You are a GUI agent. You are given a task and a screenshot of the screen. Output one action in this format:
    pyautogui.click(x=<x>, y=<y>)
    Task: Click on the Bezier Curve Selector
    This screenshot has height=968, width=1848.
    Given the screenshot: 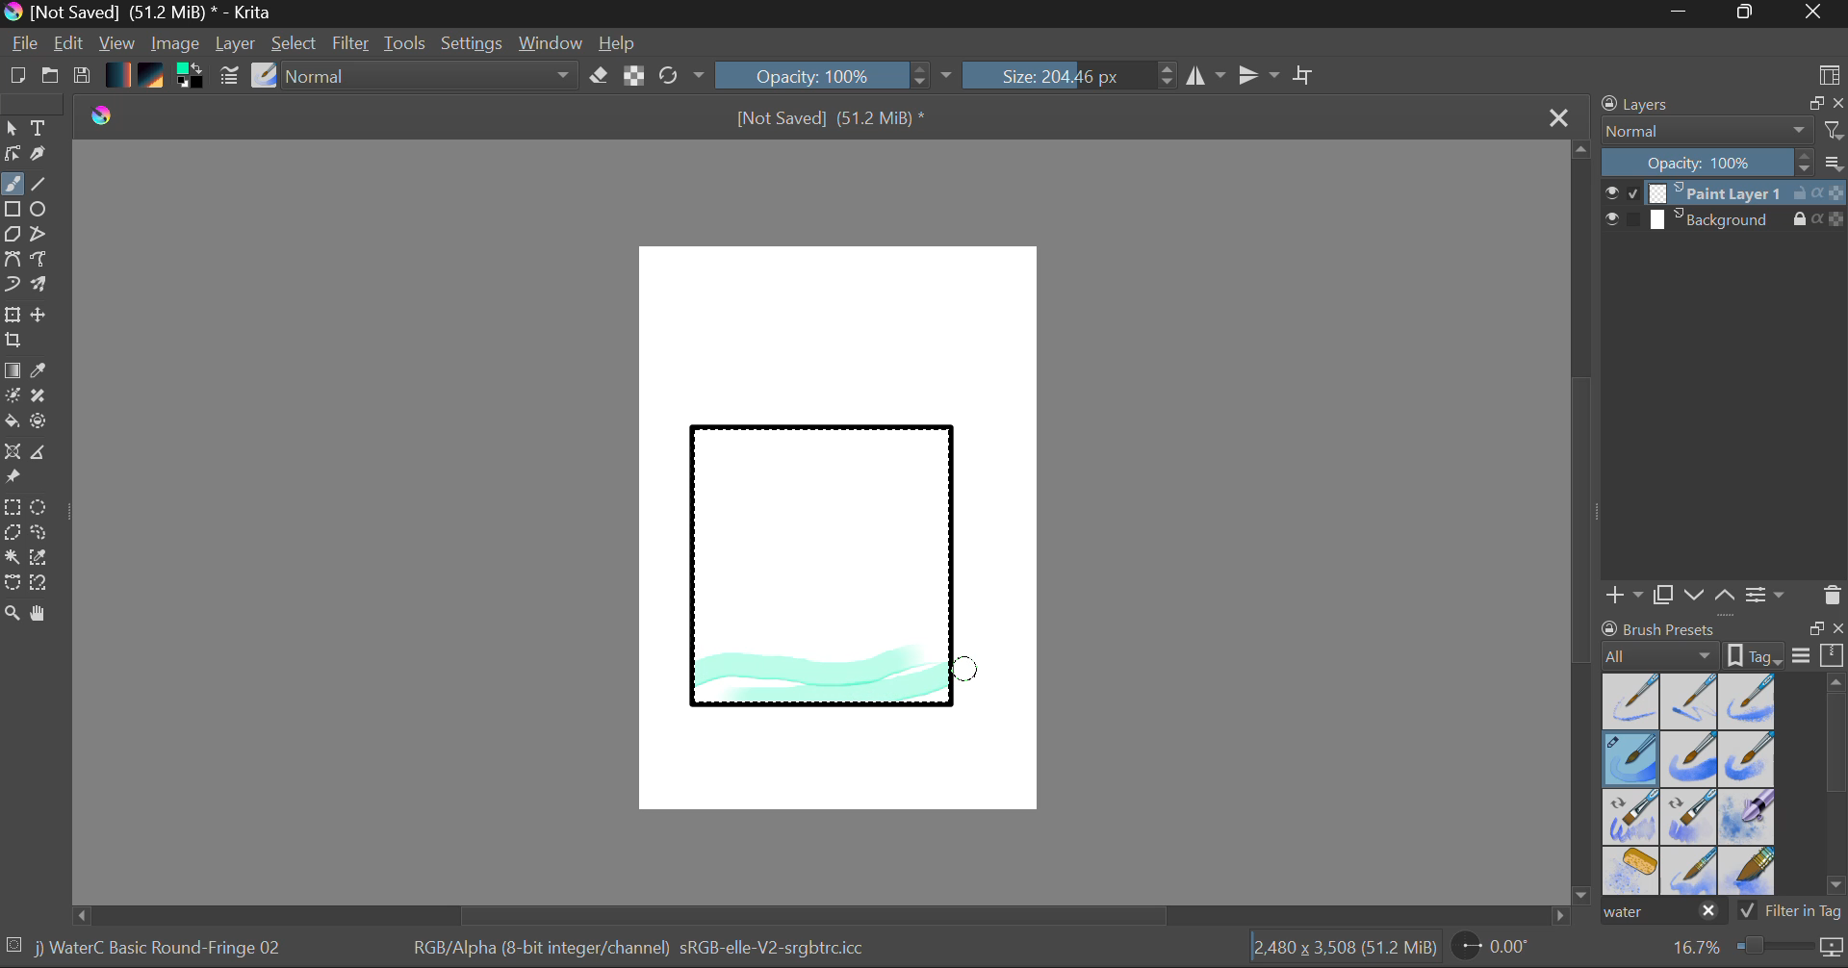 What is the action you would take?
    pyautogui.click(x=12, y=584)
    